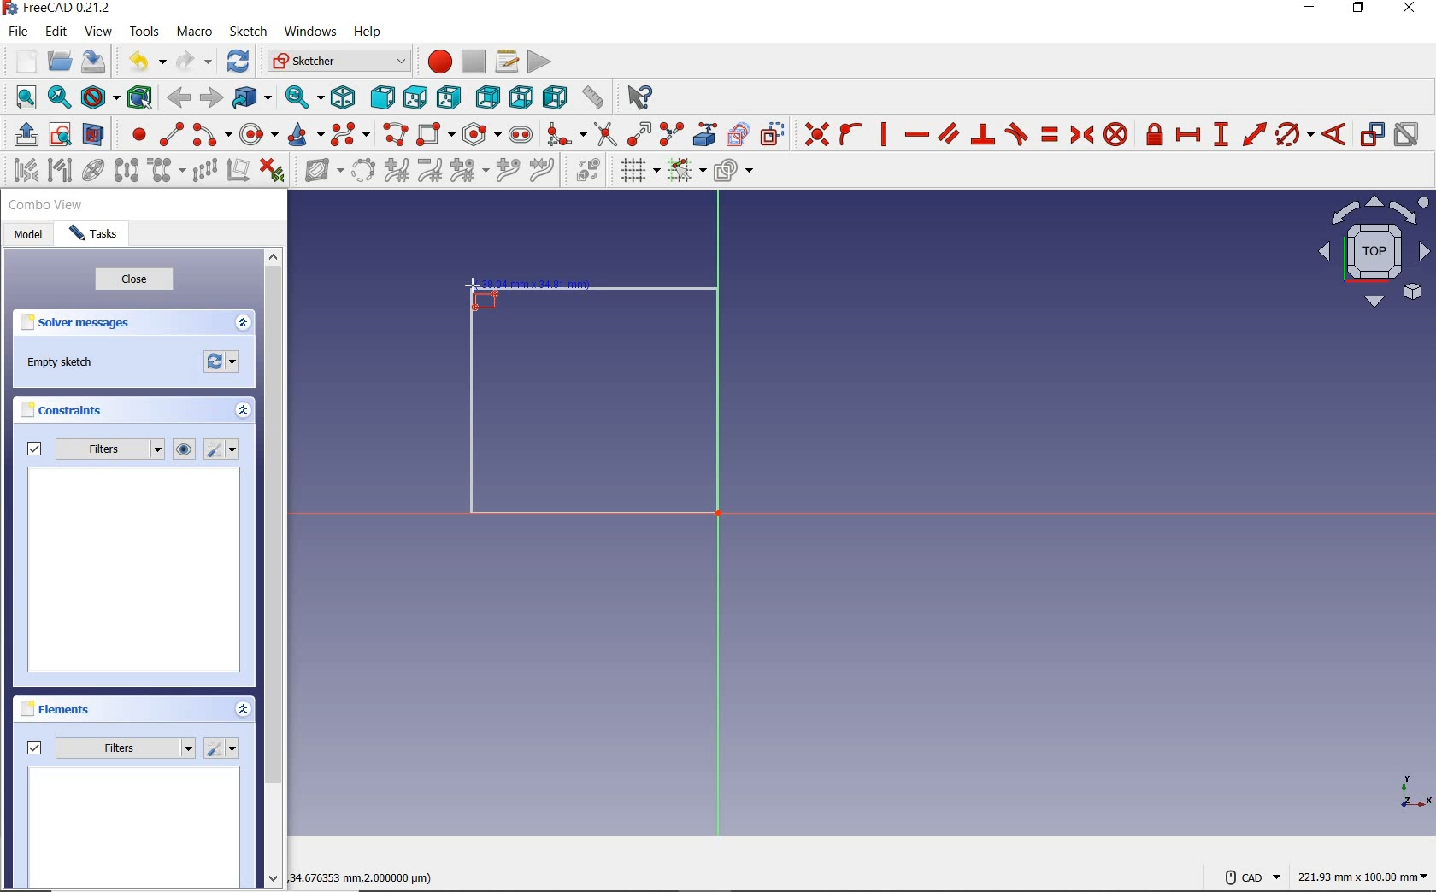 The image size is (1436, 892). What do you see at coordinates (203, 171) in the screenshot?
I see `rectangular array` at bounding box center [203, 171].